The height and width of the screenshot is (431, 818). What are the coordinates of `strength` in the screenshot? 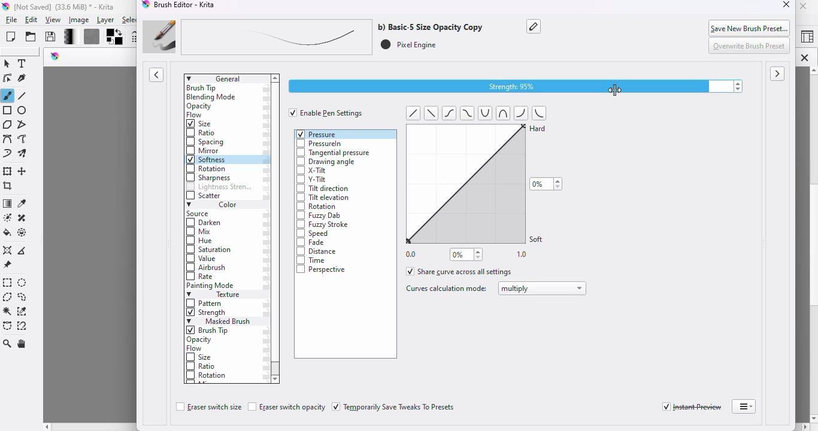 It's located at (207, 314).